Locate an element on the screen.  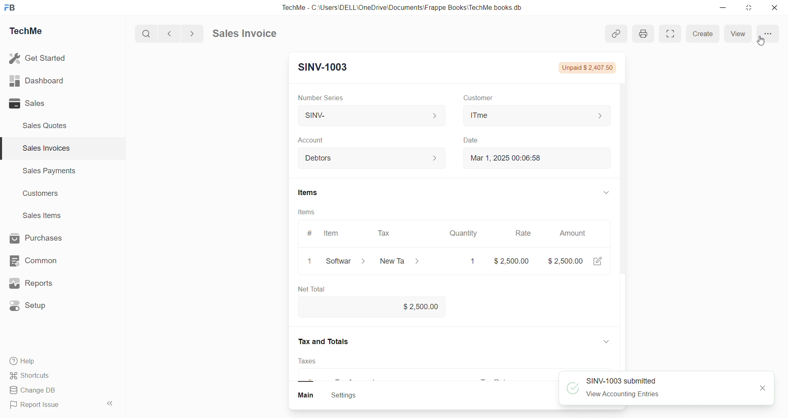
8 Sales is located at coordinates (29, 103).